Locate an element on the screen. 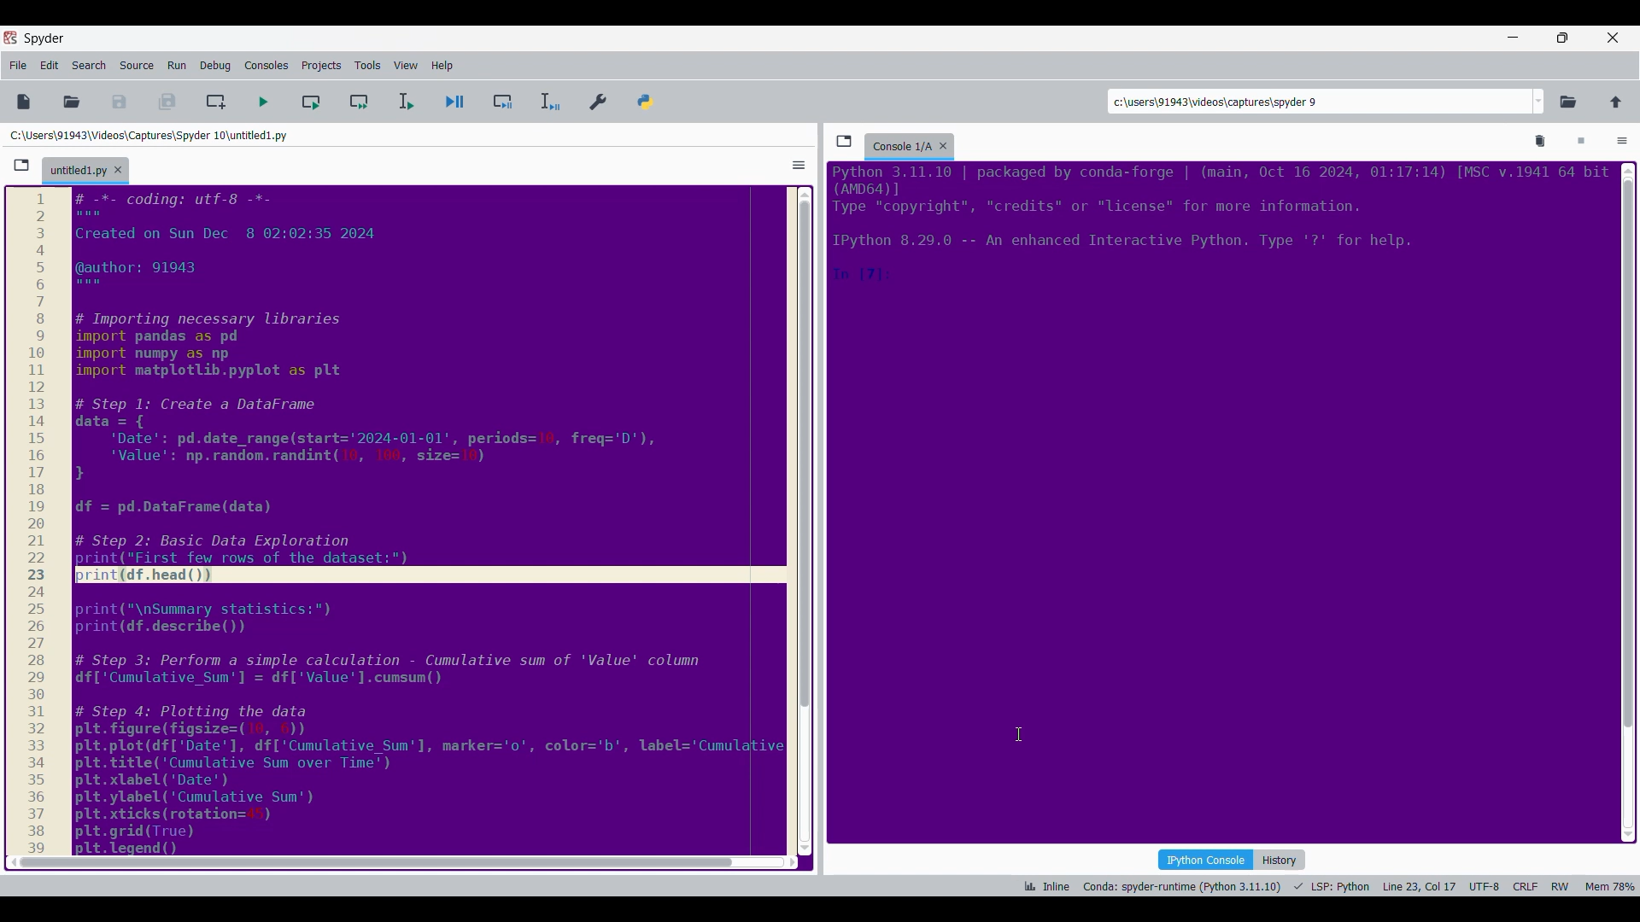 The image size is (1640, 922). Options is located at coordinates (1622, 143).